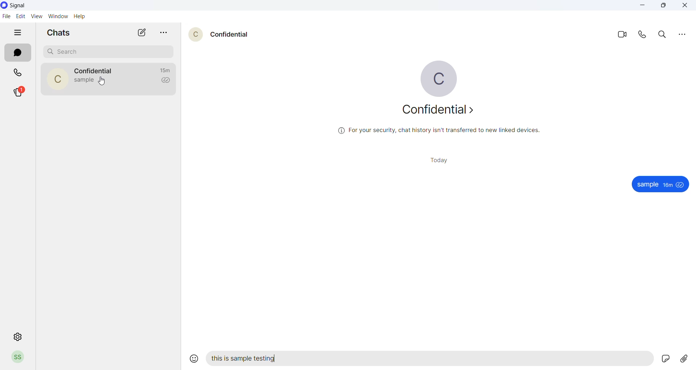 This screenshot has height=370, width=696. What do you see at coordinates (21, 16) in the screenshot?
I see `edit` at bounding box center [21, 16].